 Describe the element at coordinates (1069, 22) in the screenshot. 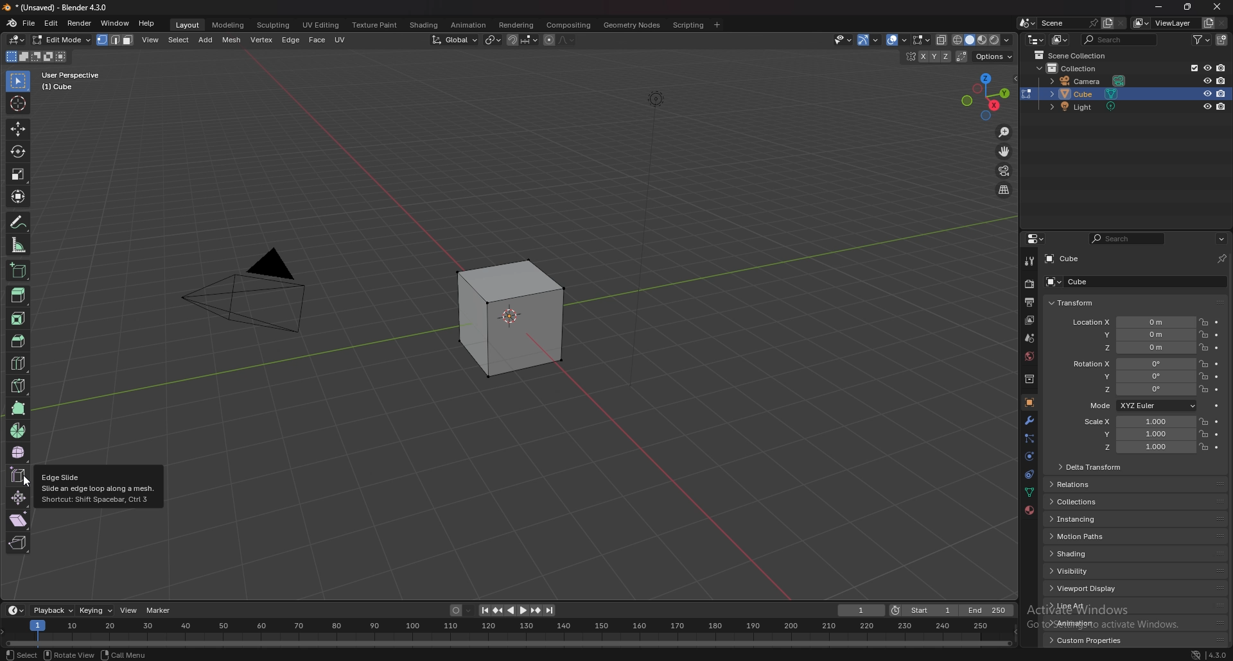

I see `scene` at that location.